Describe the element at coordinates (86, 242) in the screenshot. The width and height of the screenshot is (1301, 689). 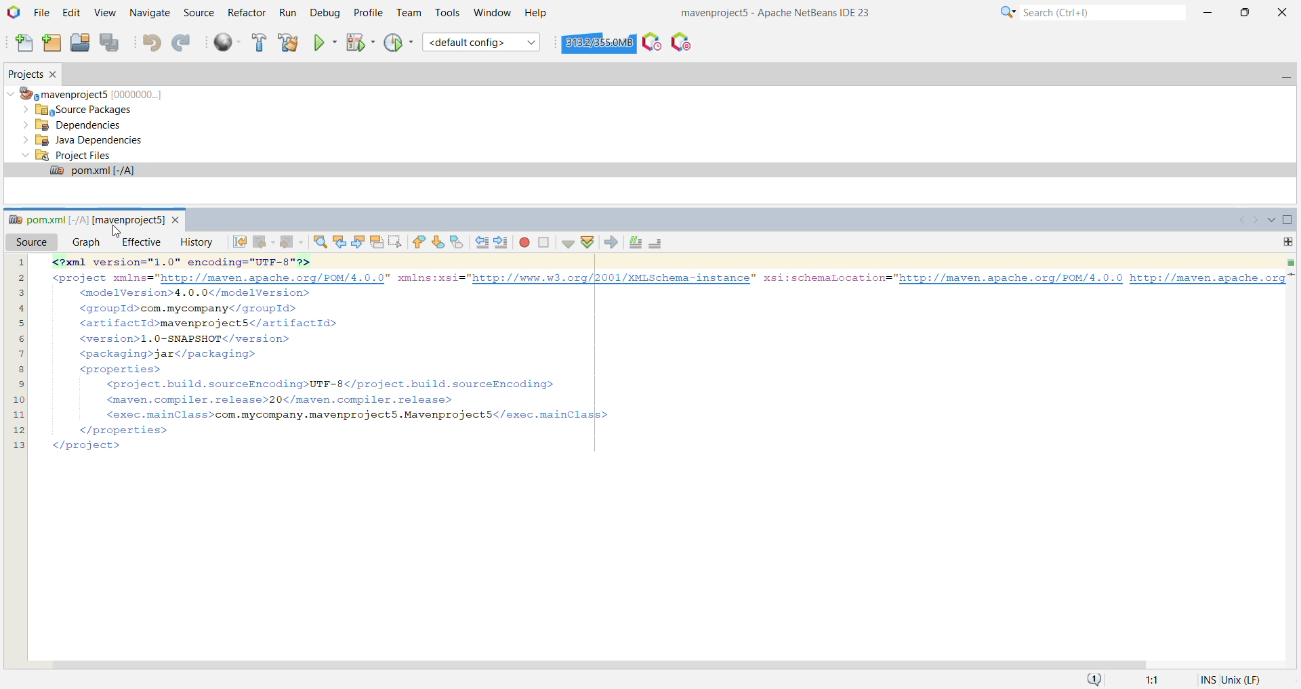
I see `Graph` at that location.